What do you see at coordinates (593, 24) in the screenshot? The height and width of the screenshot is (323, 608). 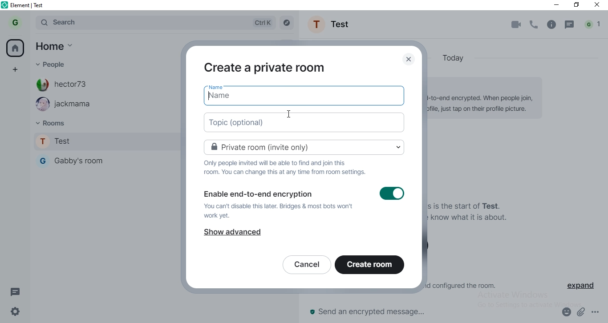 I see `notification` at bounding box center [593, 24].